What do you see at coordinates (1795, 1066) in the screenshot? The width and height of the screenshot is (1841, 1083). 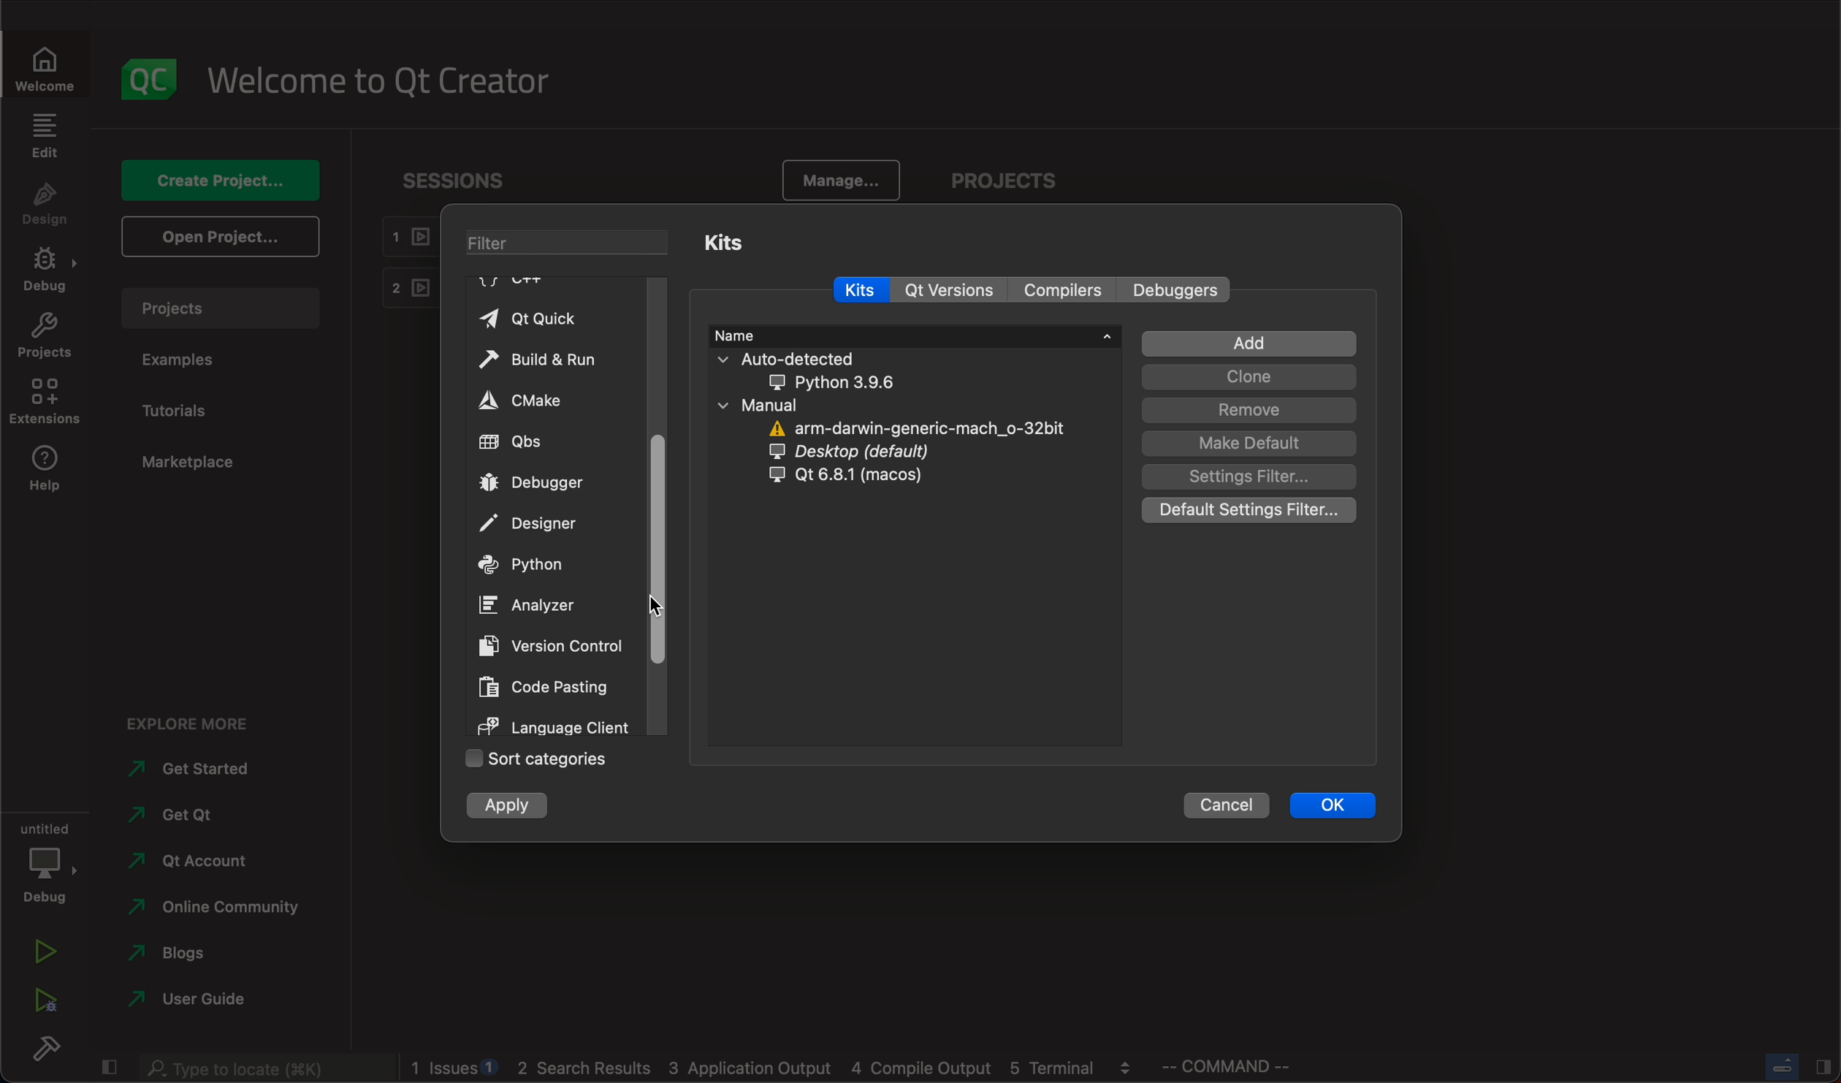 I see `close slide bar` at bounding box center [1795, 1066].